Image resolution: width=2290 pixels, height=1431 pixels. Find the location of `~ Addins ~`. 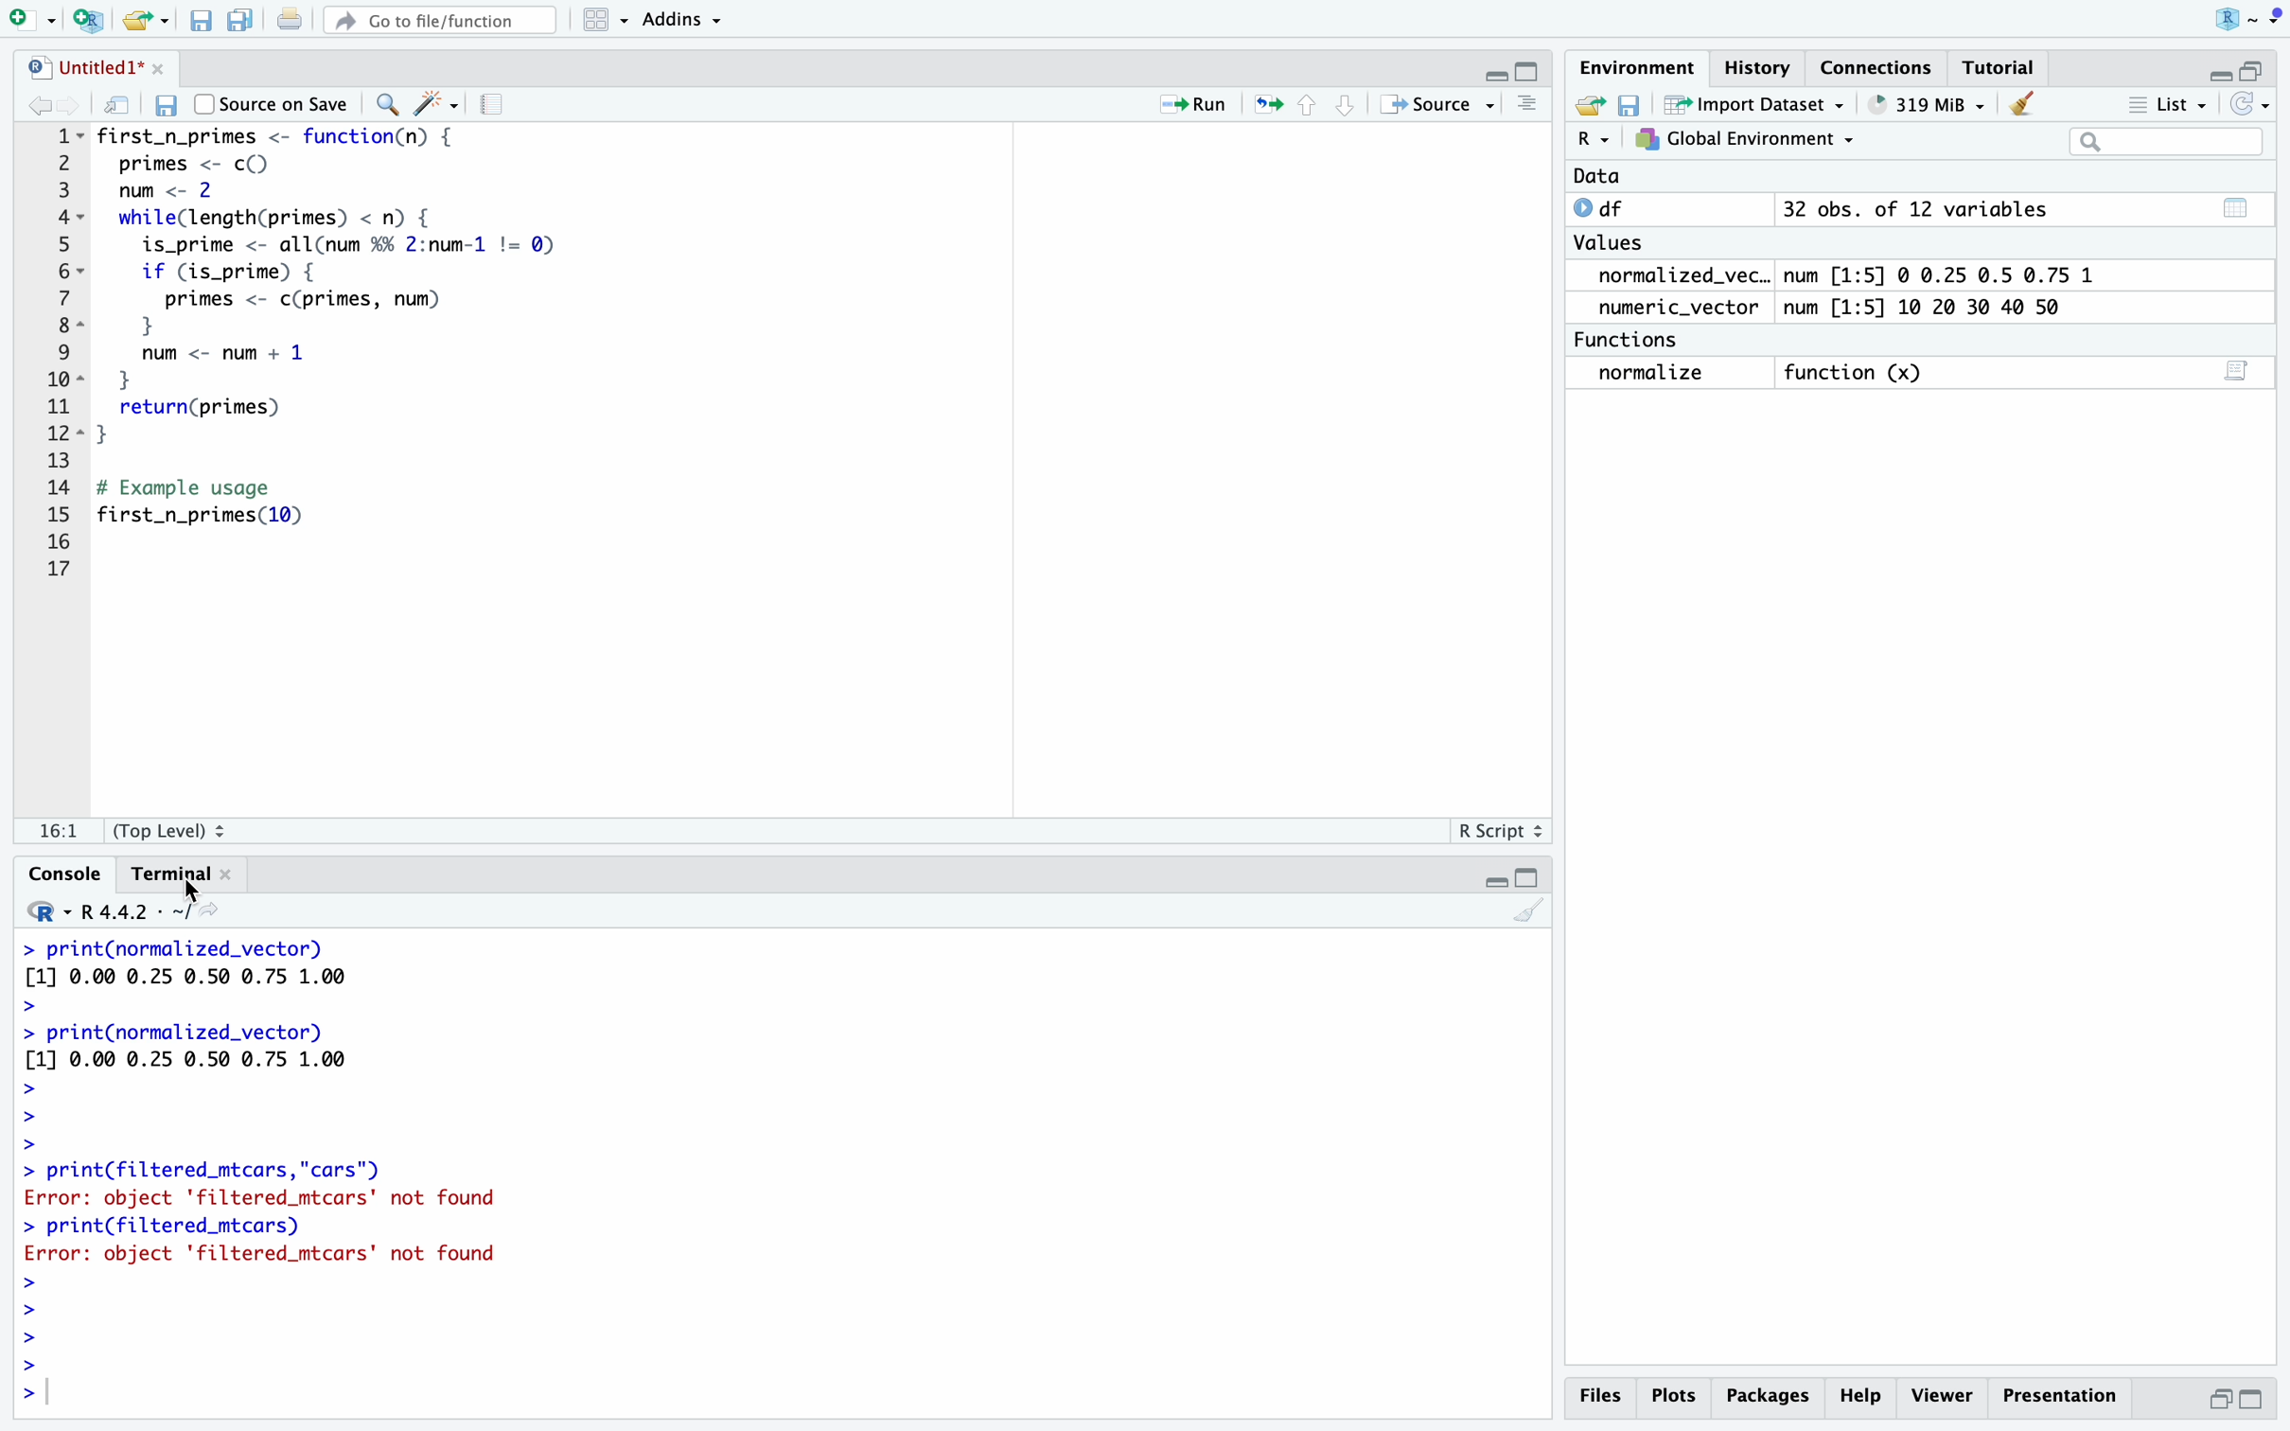

~ Addins ~ is located at coordinates (705, 23).